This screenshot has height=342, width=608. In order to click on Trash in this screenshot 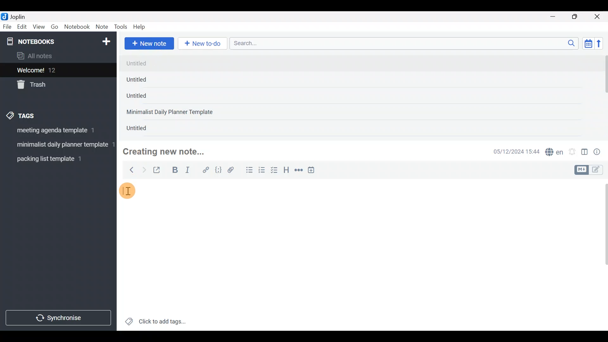, I will do `click(54, 85)`.